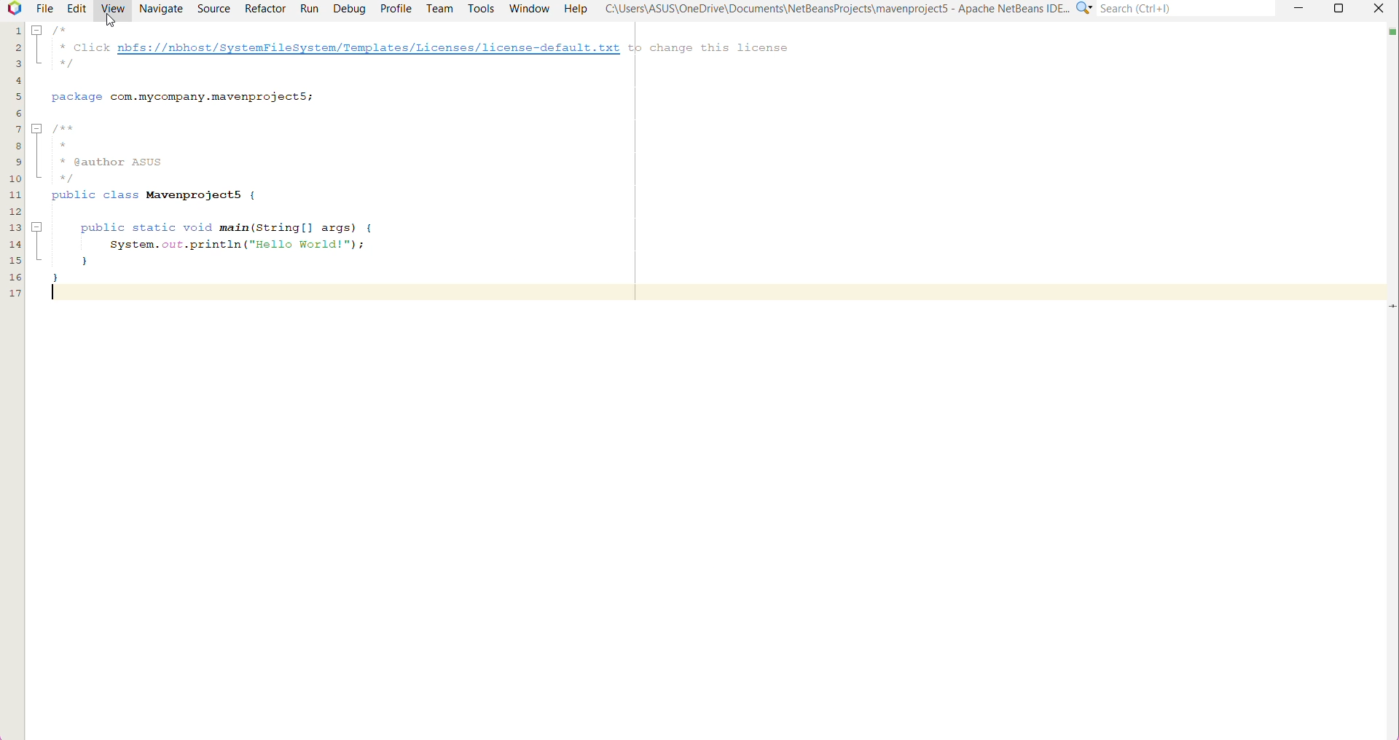 This screenshot has width=1399, height=740. I want to click on Tools, so click(481, 9).